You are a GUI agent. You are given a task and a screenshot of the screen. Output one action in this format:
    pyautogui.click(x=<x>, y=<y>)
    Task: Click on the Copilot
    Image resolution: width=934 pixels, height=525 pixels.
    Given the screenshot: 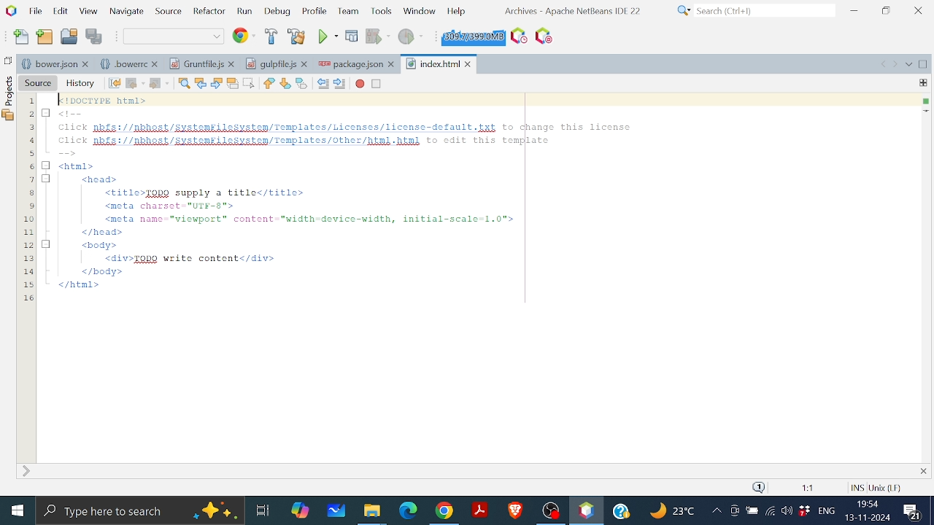 What is the action you would take?
    pyautogui.click(x=301, y=509)
    